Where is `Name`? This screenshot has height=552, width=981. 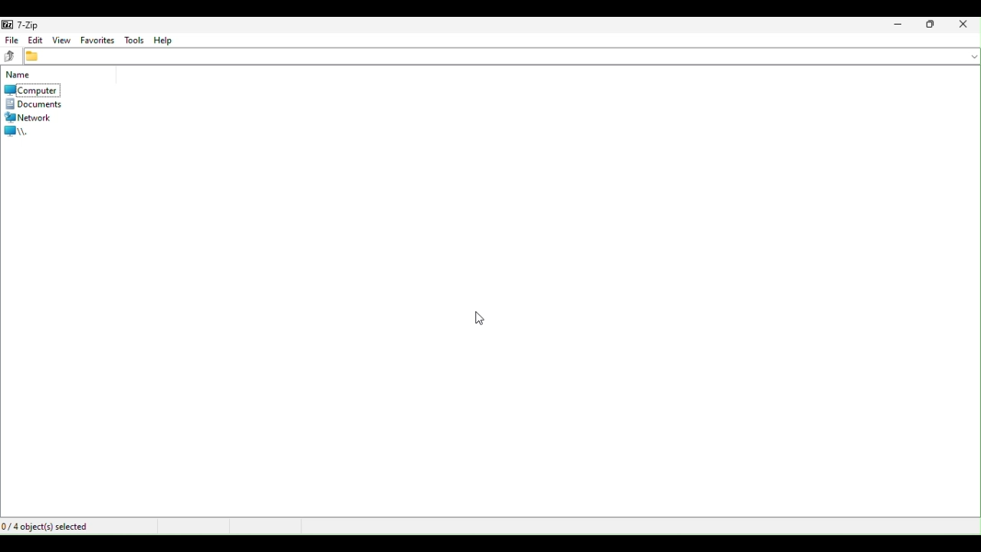 Name is located at coordinates (20, 76).